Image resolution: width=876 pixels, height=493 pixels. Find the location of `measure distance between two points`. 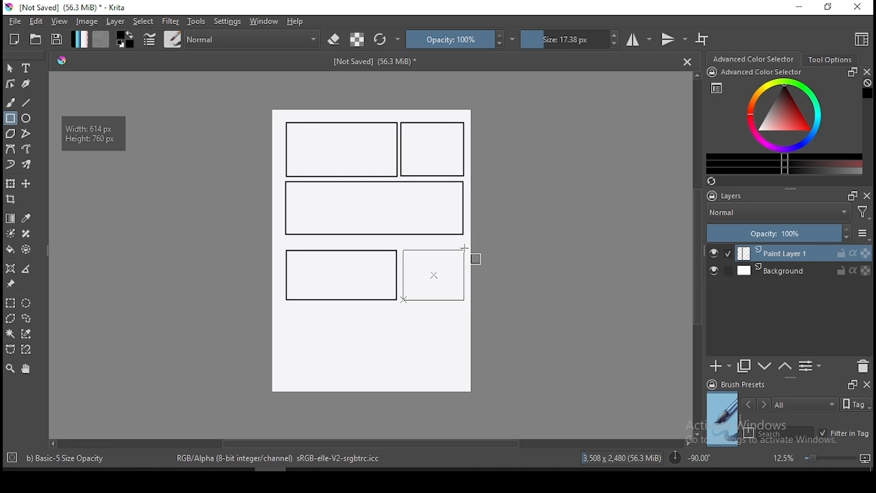

measure distance between two points is located at coordinates (27, 270).